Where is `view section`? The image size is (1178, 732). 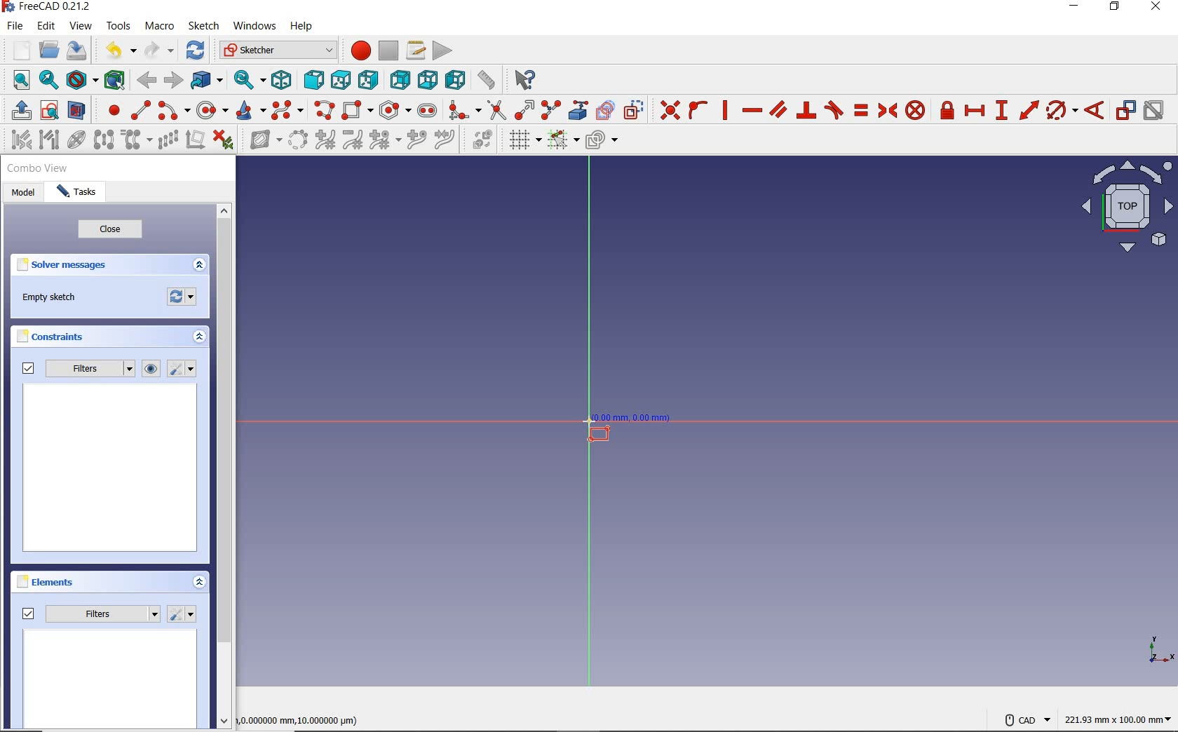 view section is located at coordinates (79, 111).